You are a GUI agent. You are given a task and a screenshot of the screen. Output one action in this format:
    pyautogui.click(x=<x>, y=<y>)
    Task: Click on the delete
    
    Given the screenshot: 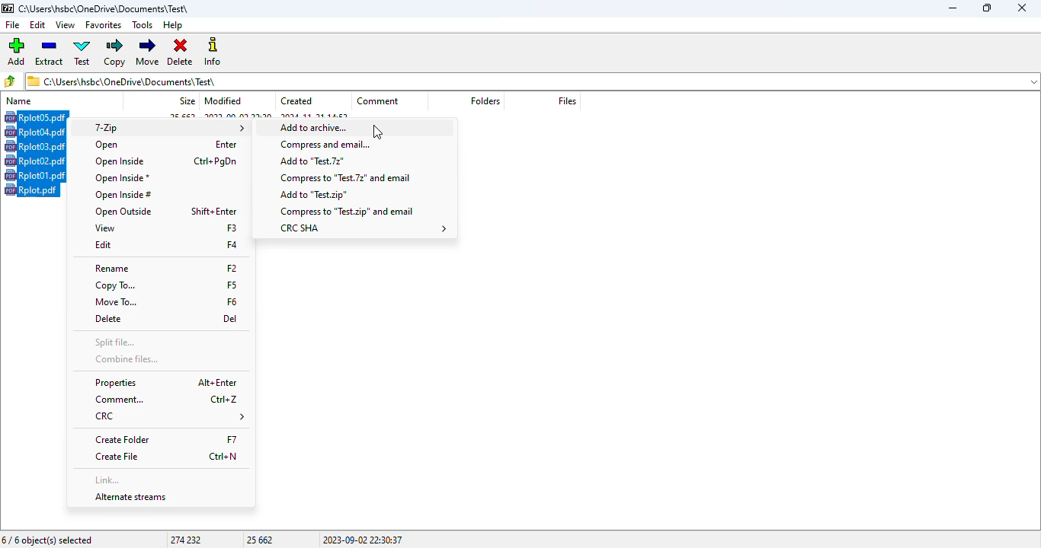 What is the action you would take?
    pyautogui.click(x=181, y=53)
    